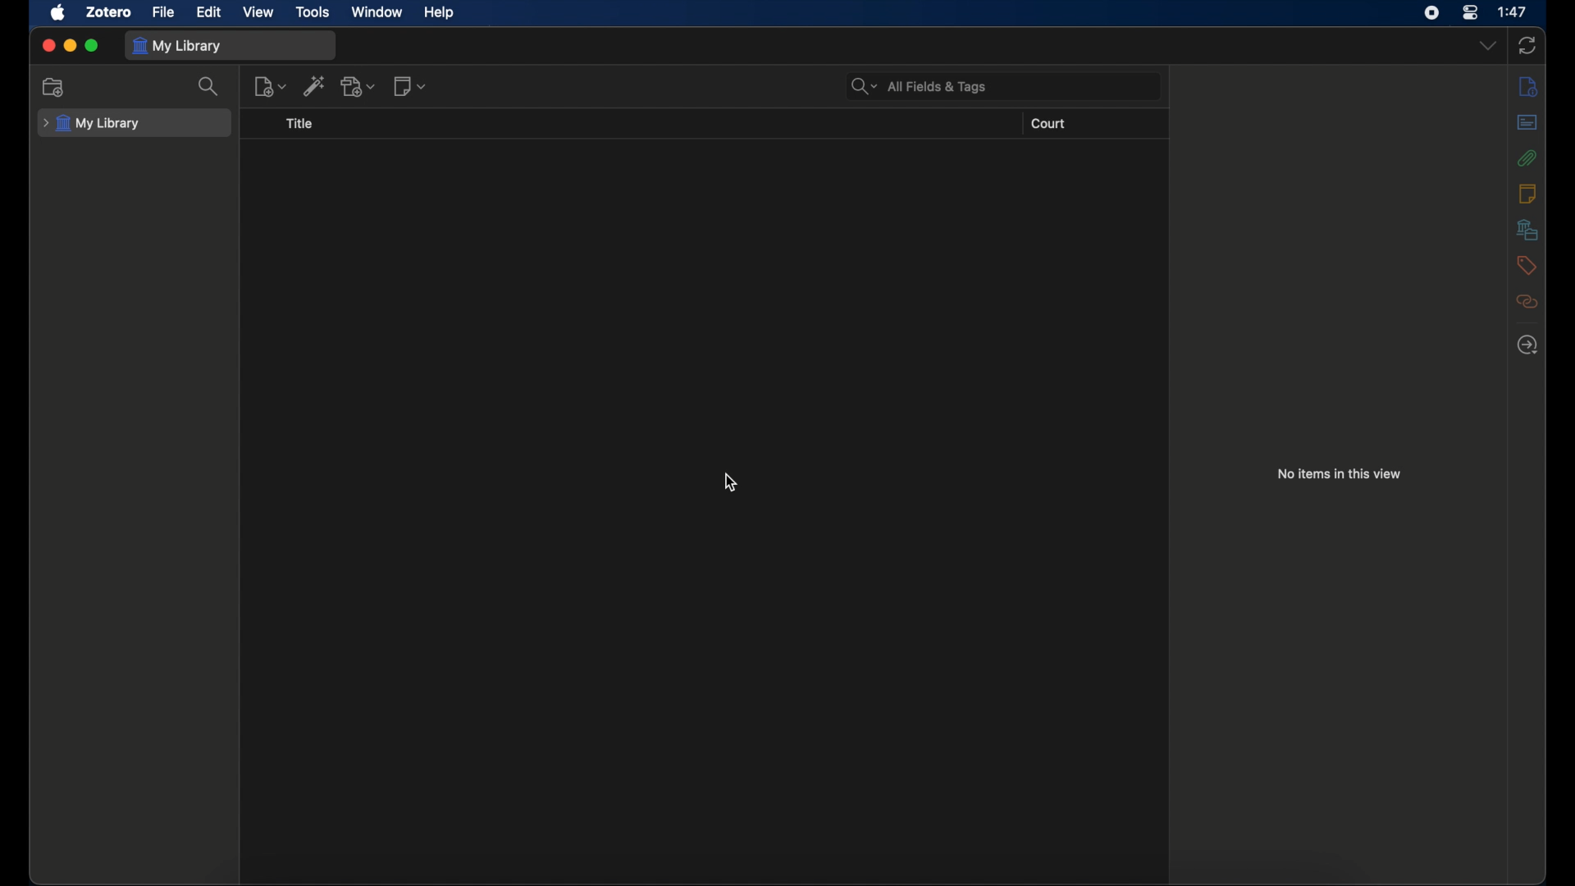 This screenshot has height=886, width=1575. Describe the element at coordinates (1513, 11) in the screenshot. I see `time (1:47)` at that location.